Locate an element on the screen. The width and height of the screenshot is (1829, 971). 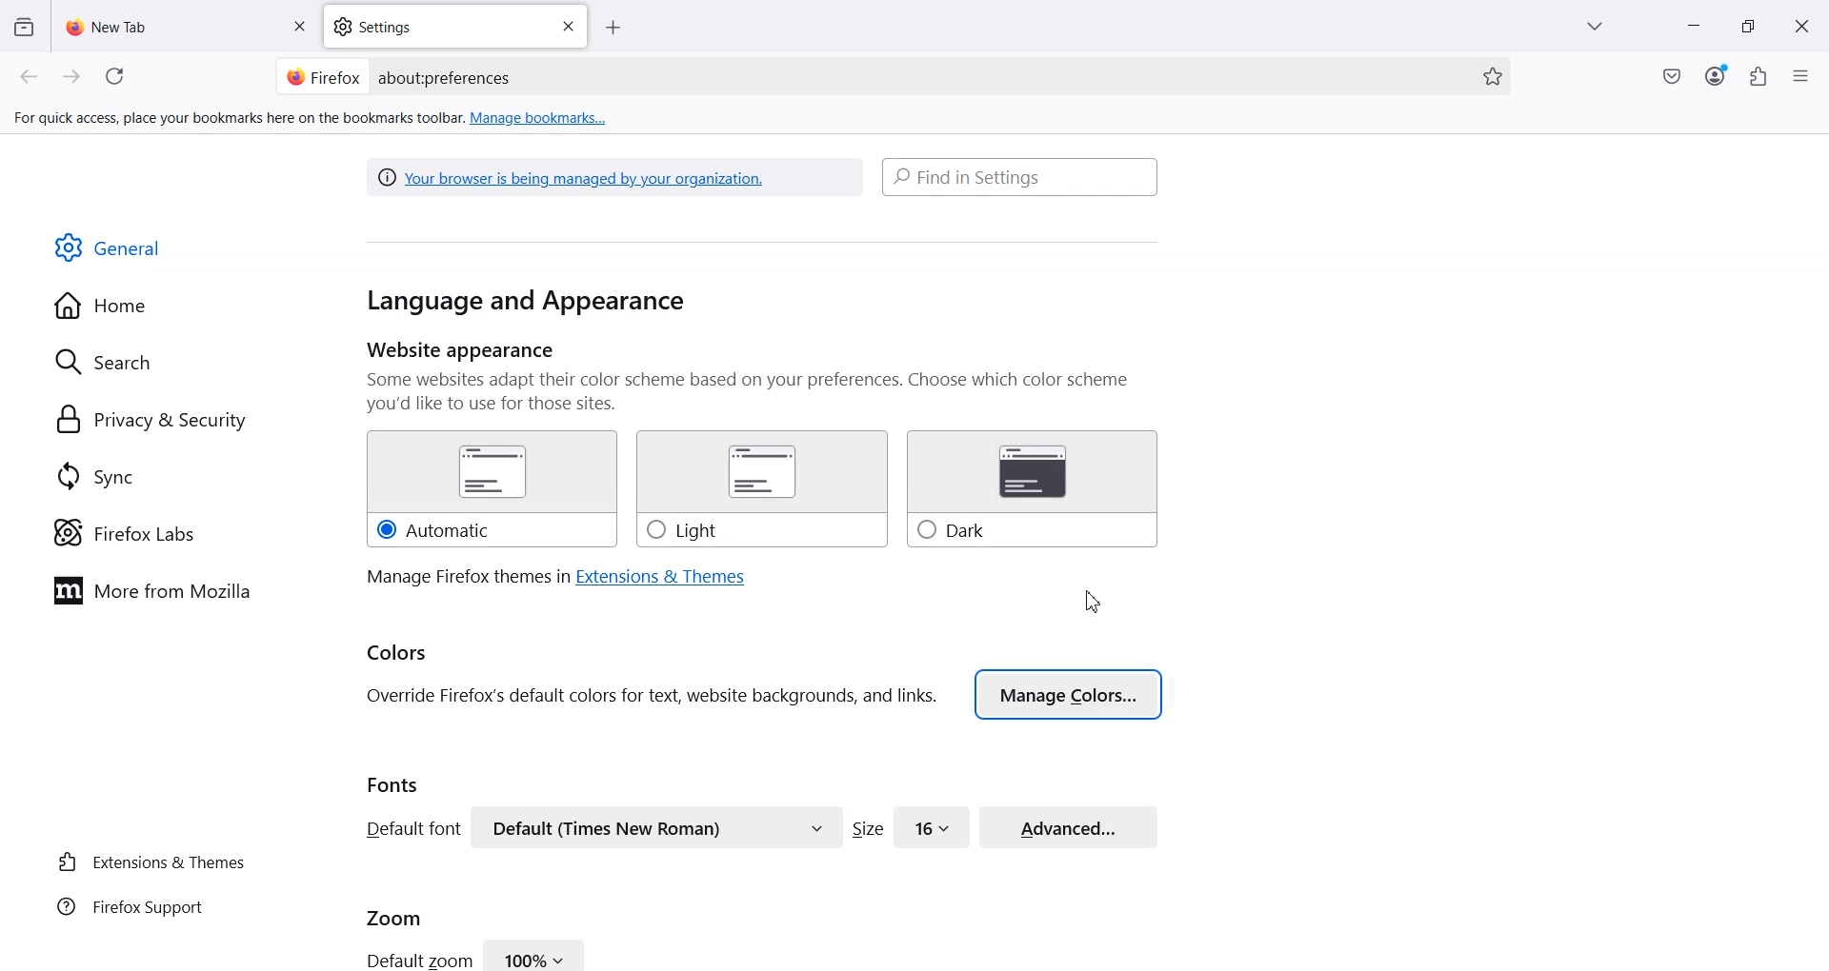
Close is located at coordinates (1801, 27).